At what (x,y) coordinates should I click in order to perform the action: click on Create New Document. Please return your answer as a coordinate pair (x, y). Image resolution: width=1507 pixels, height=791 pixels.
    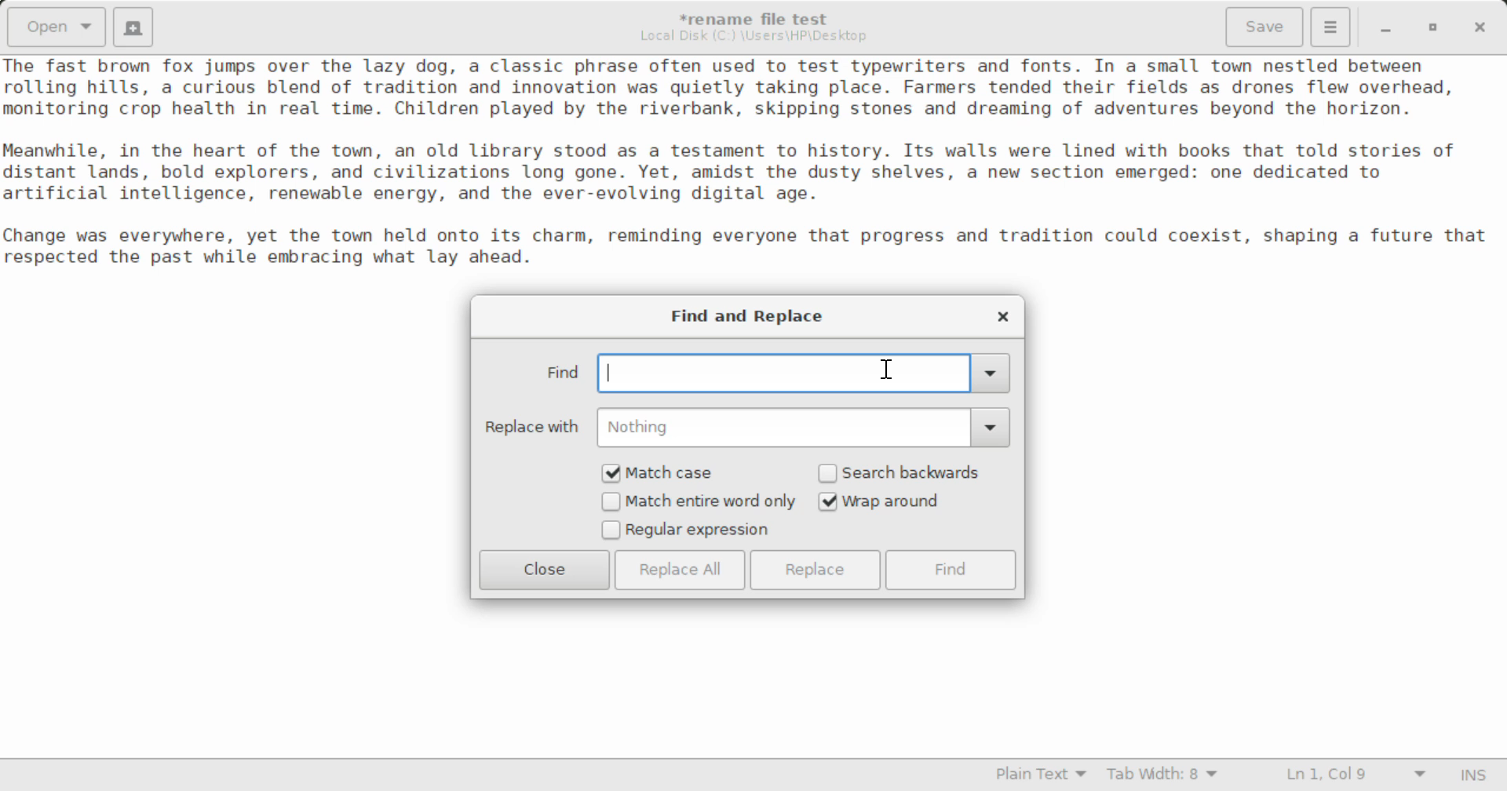
    Looking at the image, I should click on (136, 27).